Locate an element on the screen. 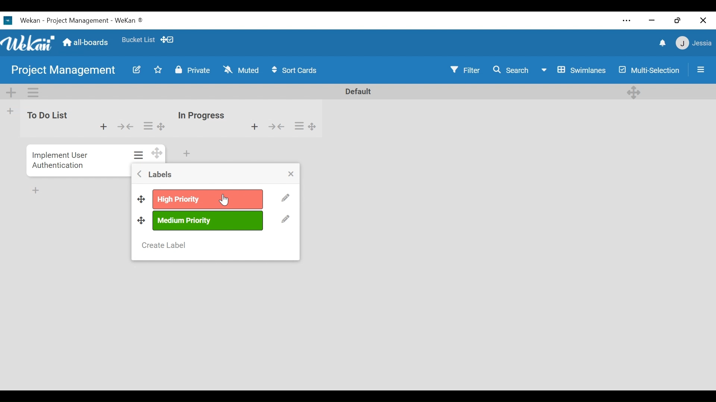 The image size is (716, 402). open/close side pane is located at coordinates (701, 70).